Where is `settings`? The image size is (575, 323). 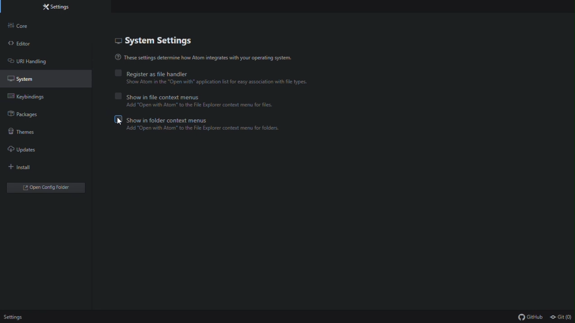 settings is located at coordinates (13, 318).